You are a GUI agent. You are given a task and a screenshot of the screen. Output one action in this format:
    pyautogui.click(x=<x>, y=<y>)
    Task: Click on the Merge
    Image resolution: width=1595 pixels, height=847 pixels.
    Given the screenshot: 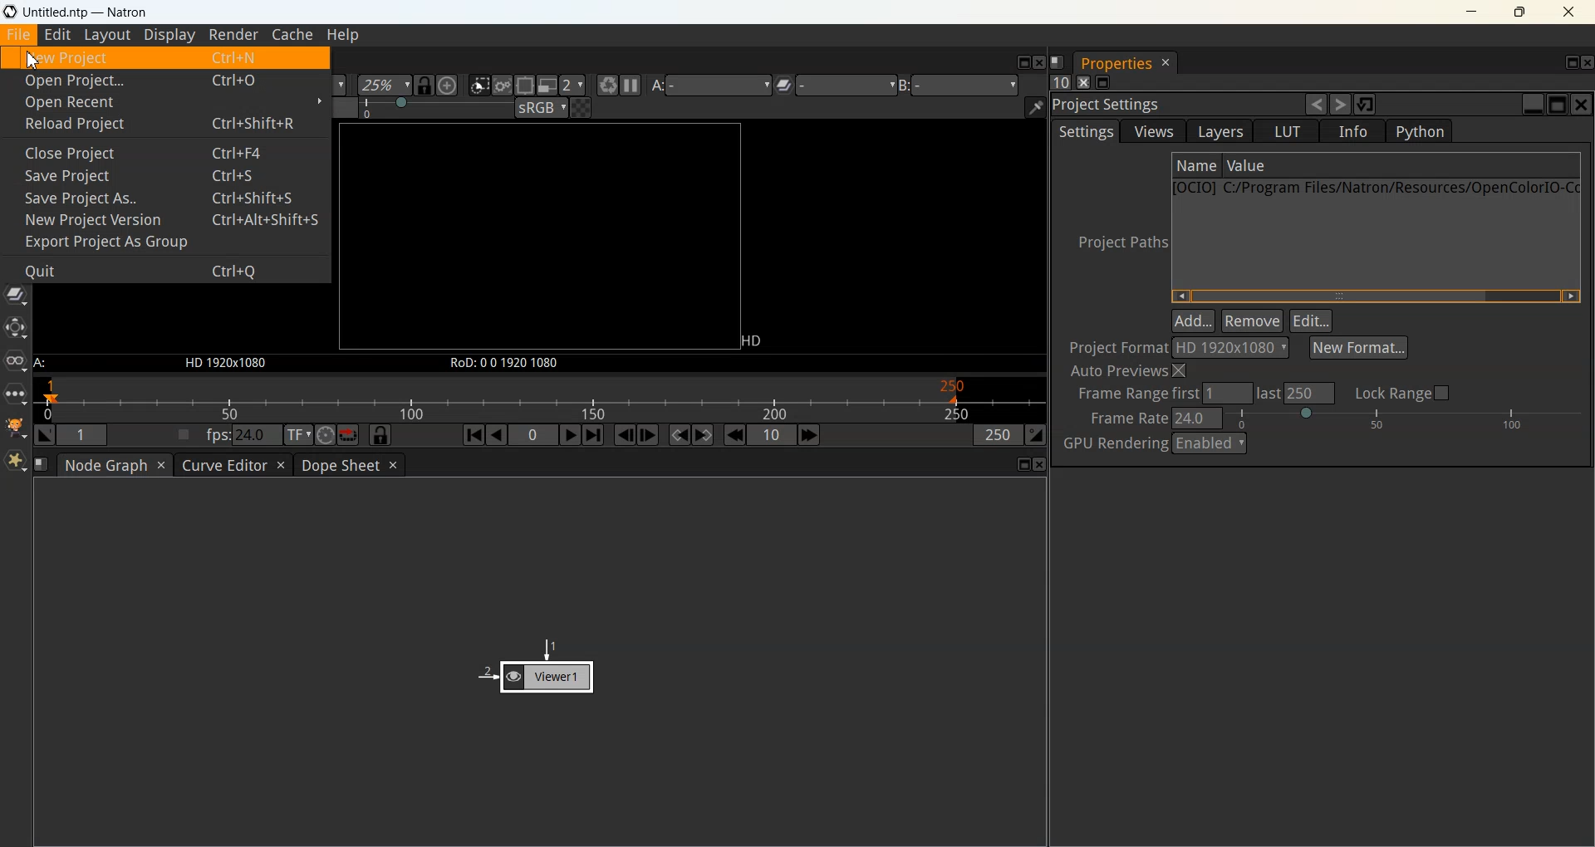 What is the action you would take?
    pyautogui.click(x=16, y=293)
    